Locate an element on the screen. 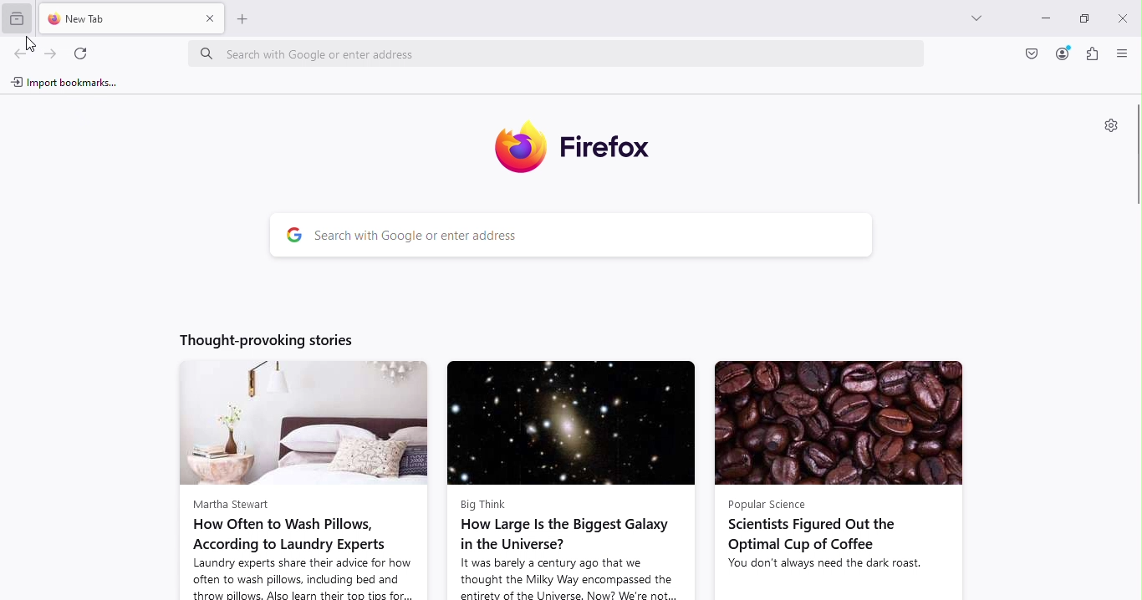  Thought-provoking stories is located at coordinates (262, 343).